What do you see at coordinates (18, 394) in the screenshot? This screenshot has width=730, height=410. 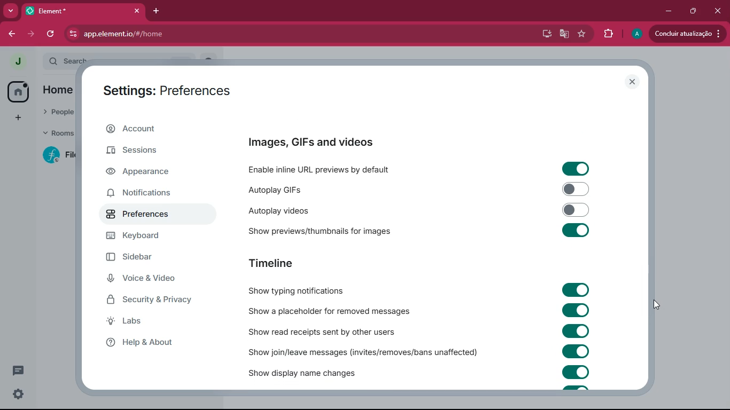 I see `quick settings` at bounding box center [18, 394].